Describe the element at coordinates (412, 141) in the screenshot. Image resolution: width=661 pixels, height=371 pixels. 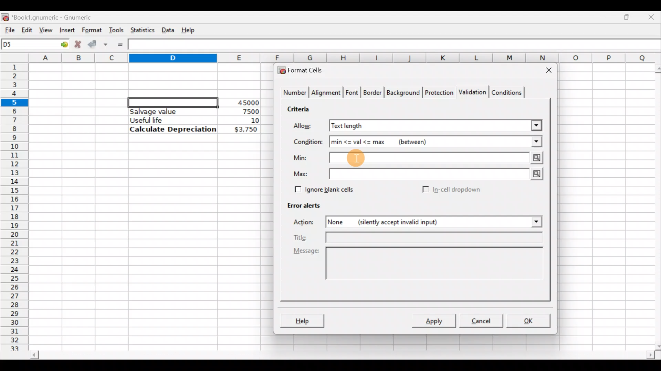
I see `min<=val<=max (between)` at that location.